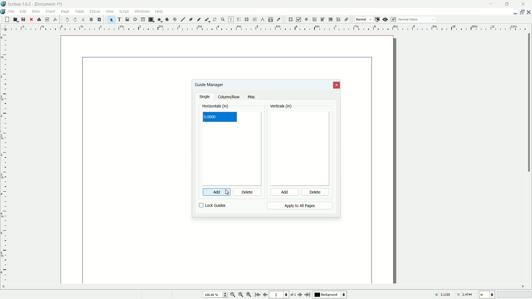  What do you see at coordinates (491, 4) in the screenshot?
I see `minimize` at bounding box center [491, 4].